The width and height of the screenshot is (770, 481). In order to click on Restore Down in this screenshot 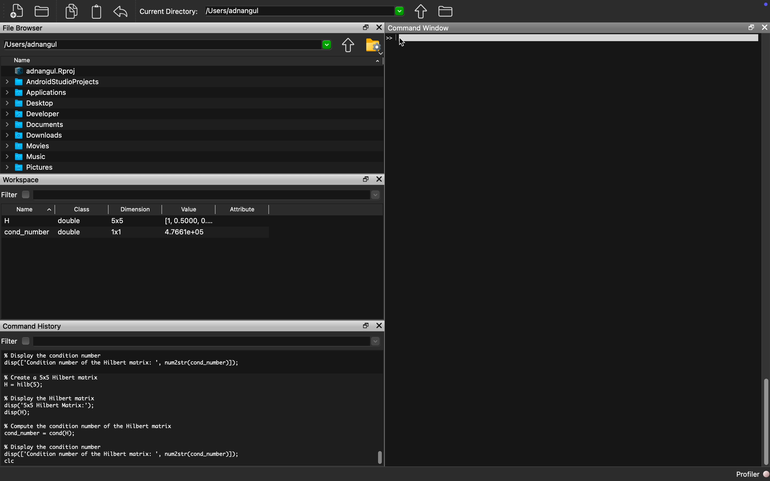, I will do `click(365, 325)`.